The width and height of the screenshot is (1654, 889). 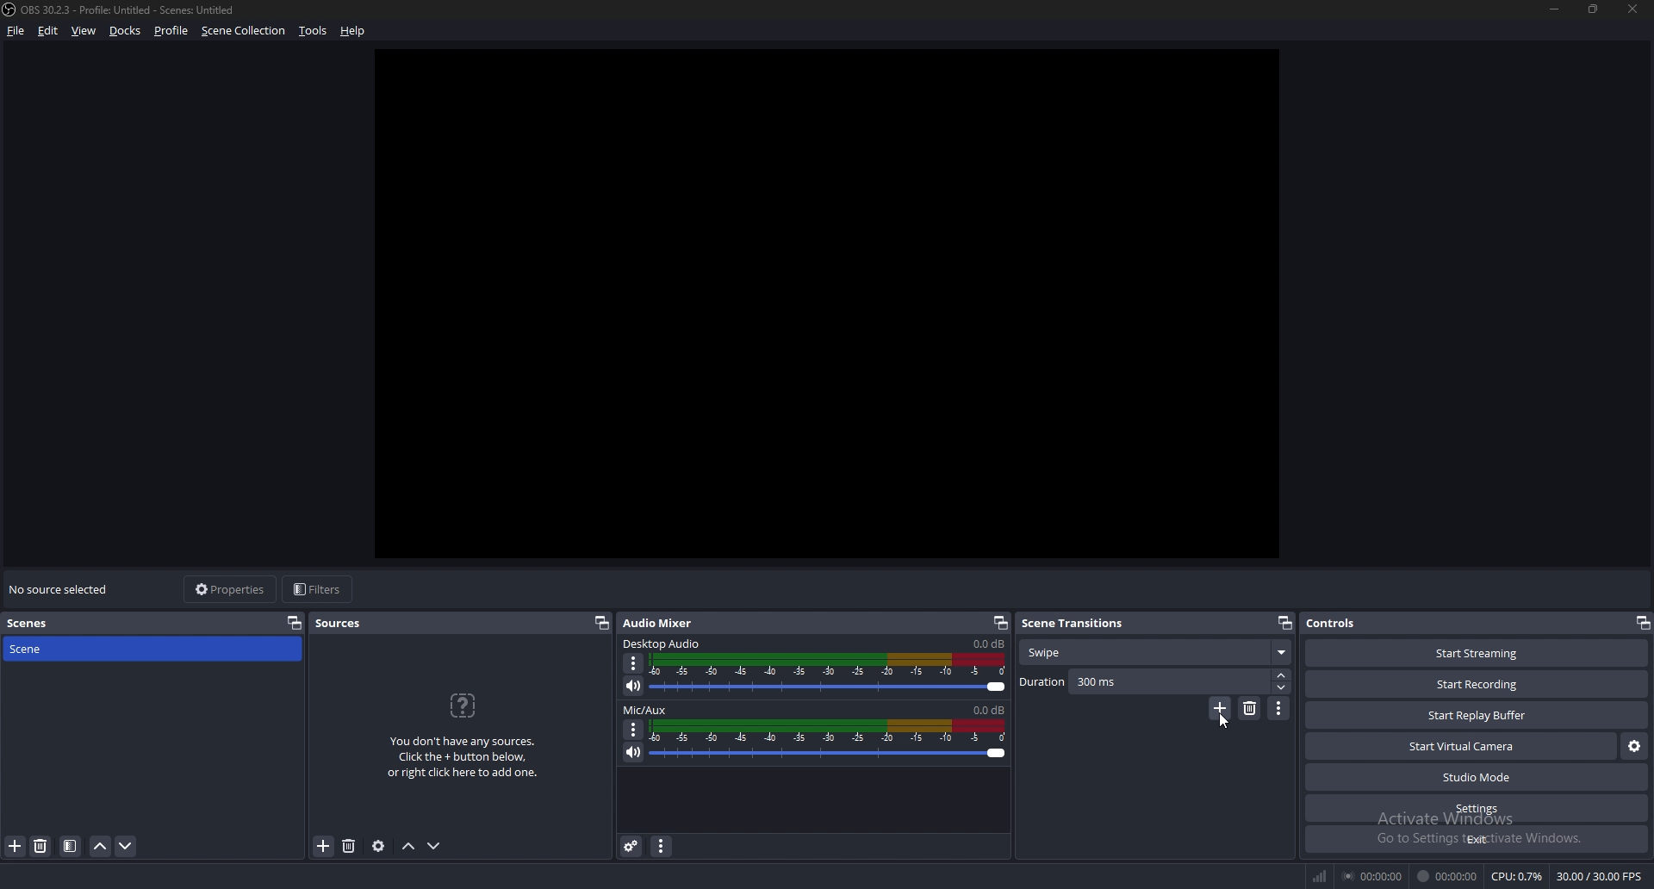 I want to click on pop out, so click(x=1285, y=623).